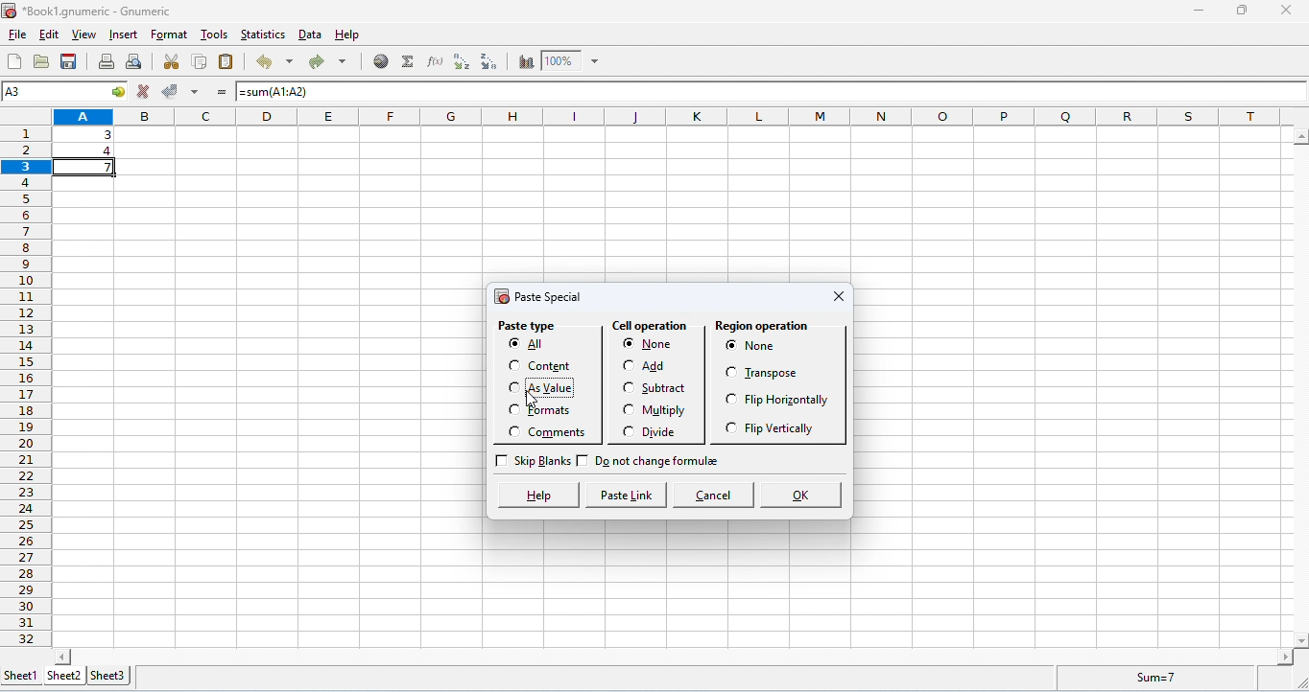  Describe the element at coordinates (222, 95) in the screenshot. I see `=` at that location.